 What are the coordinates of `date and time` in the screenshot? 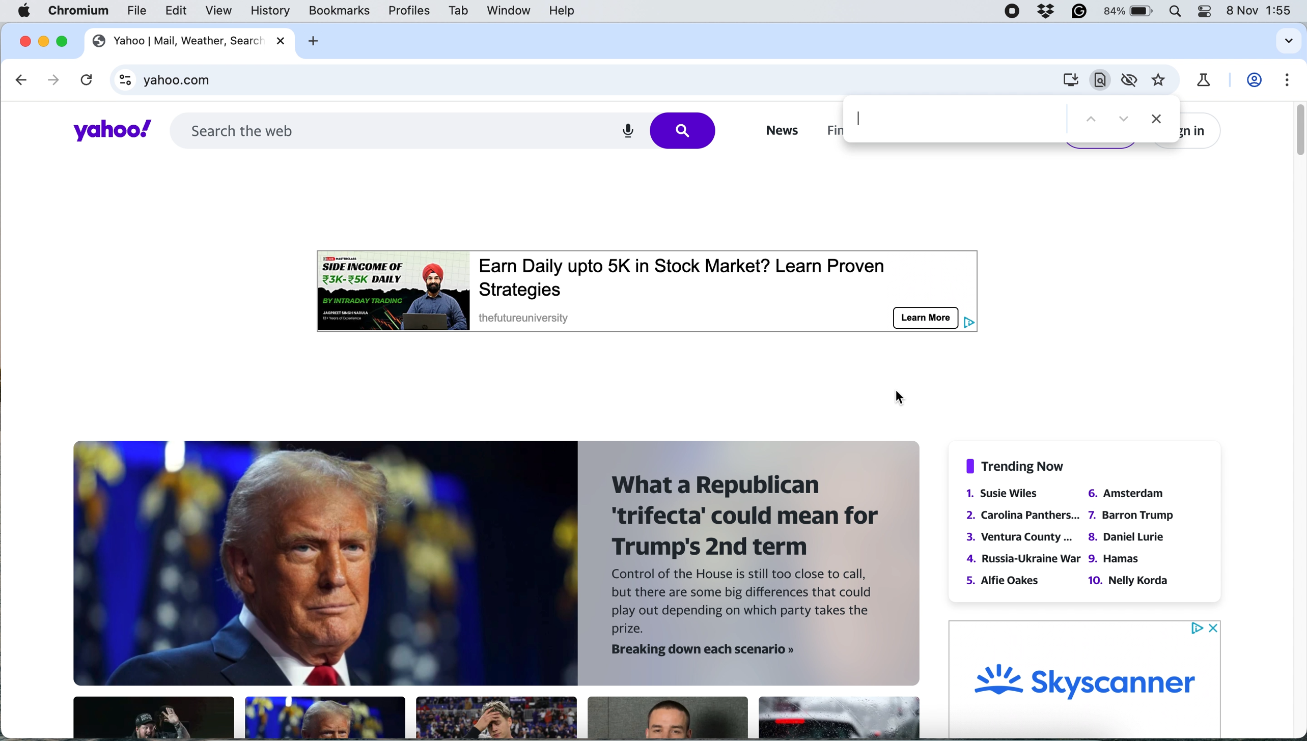 It's located at (1262, 11).